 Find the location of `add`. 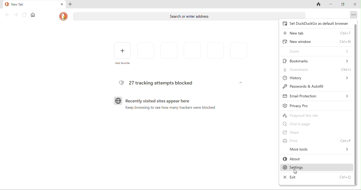

add is located at coordinates (70, 5).